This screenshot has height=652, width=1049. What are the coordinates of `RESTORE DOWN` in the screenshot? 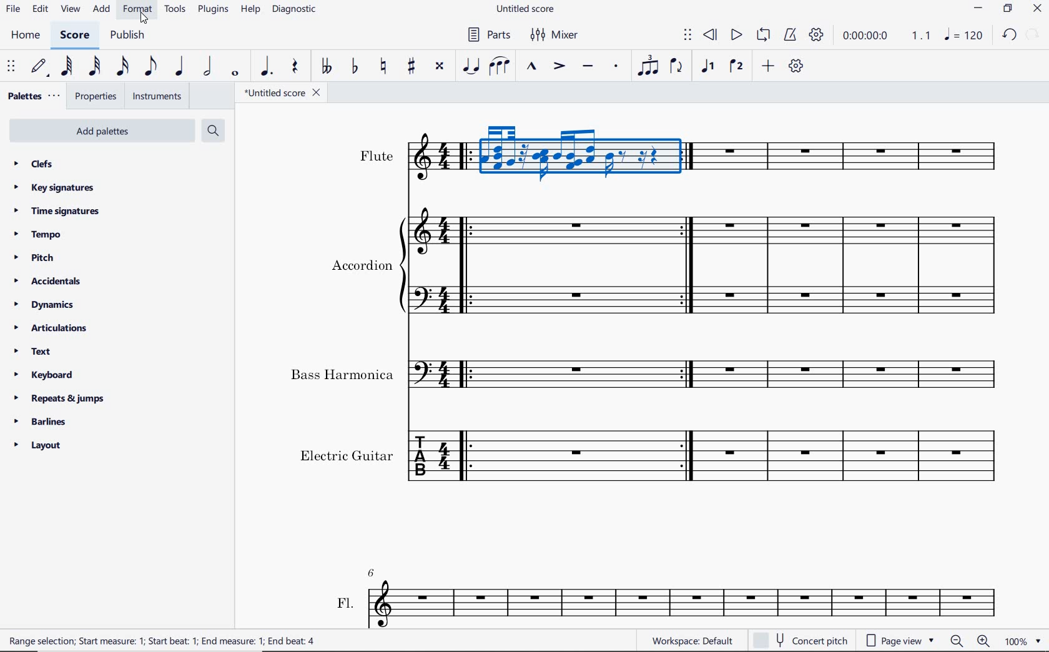 It's located at (1008, 10).